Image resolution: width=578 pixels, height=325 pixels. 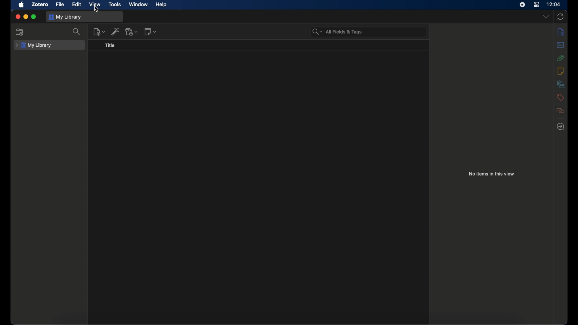 What do you see at coordinates (560, 84) in the screenshot?
I see `libraries` at bounding box center [560, 84].